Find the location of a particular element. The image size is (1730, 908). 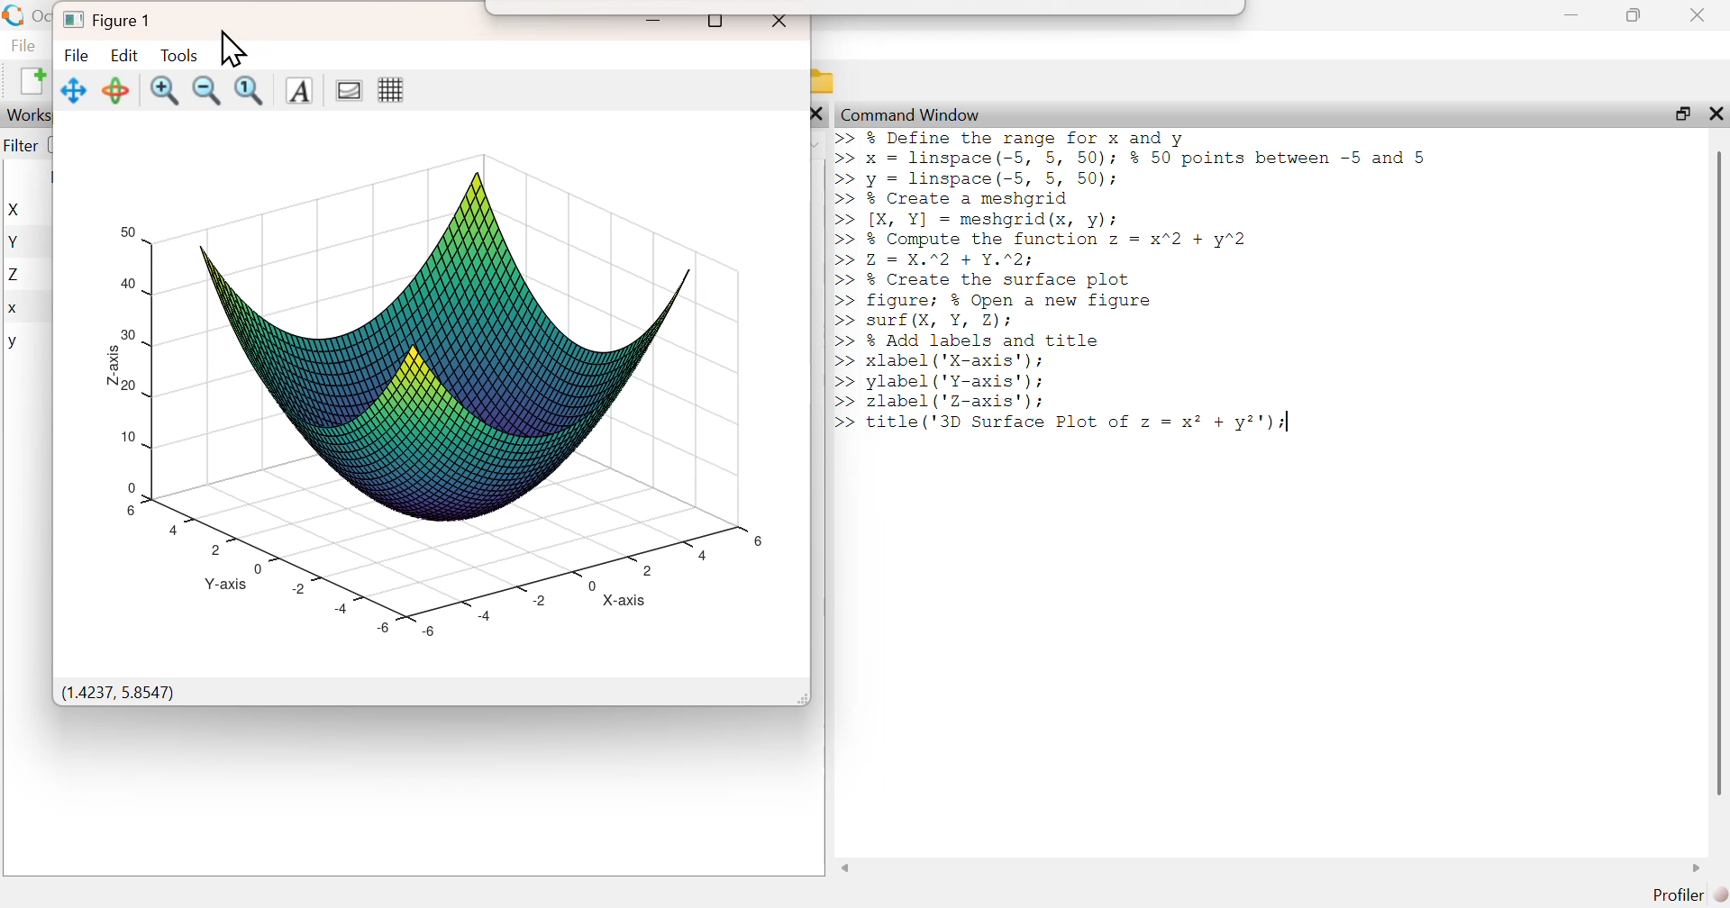

close is located at coordinates (1714, 113).